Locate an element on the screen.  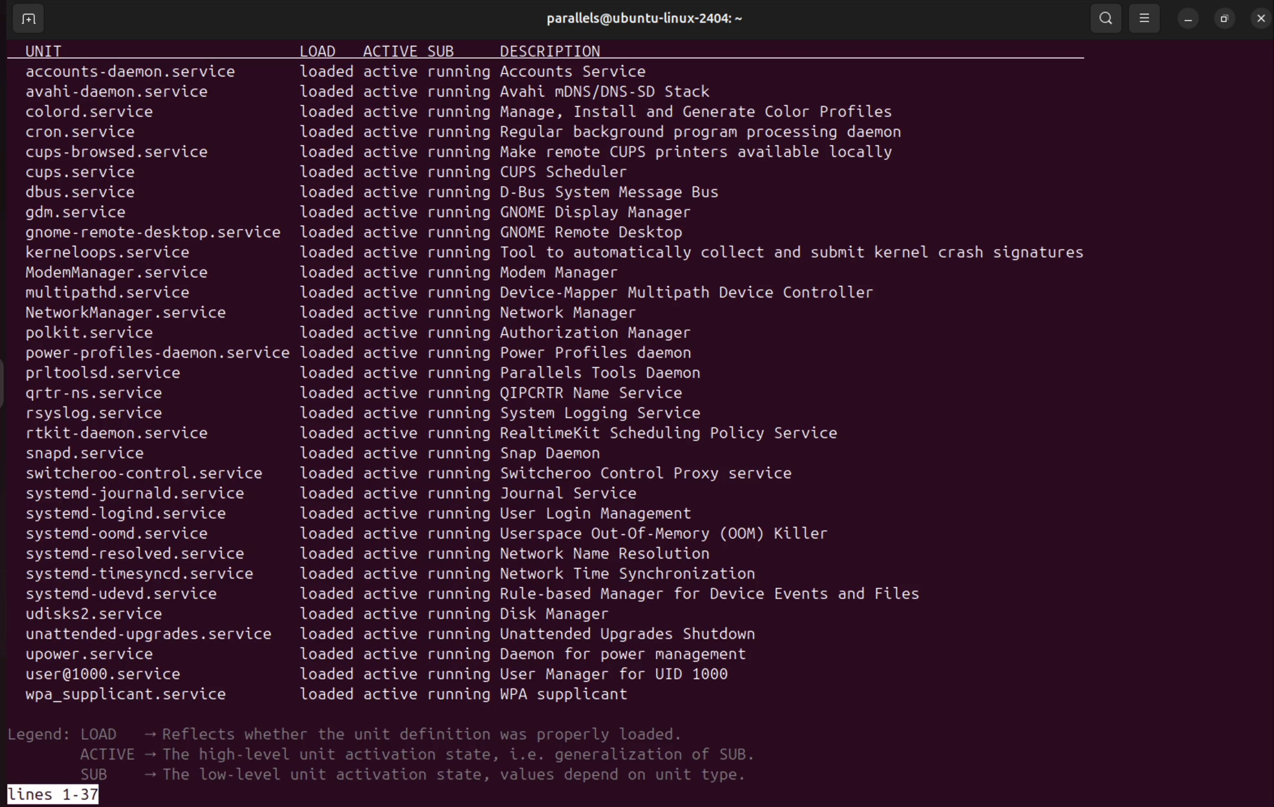
loaded is located at coordinates (329, 214).